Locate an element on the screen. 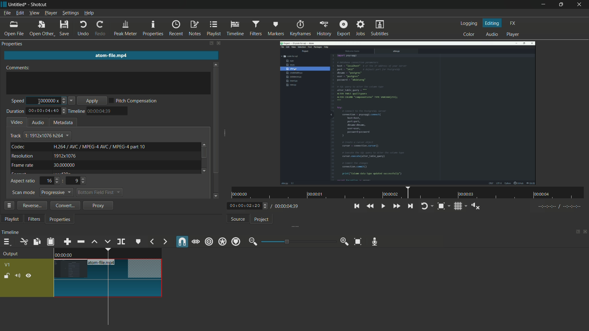 This screenshot has height=331, width=589. lock is located at coordinates (7, 276).